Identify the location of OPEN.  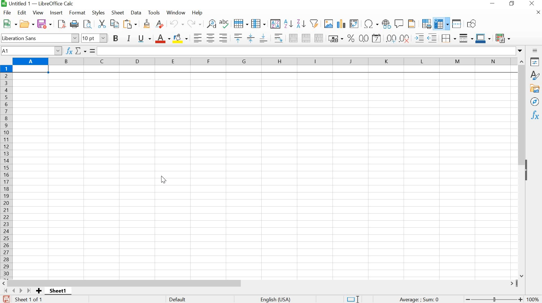
(27, 24).